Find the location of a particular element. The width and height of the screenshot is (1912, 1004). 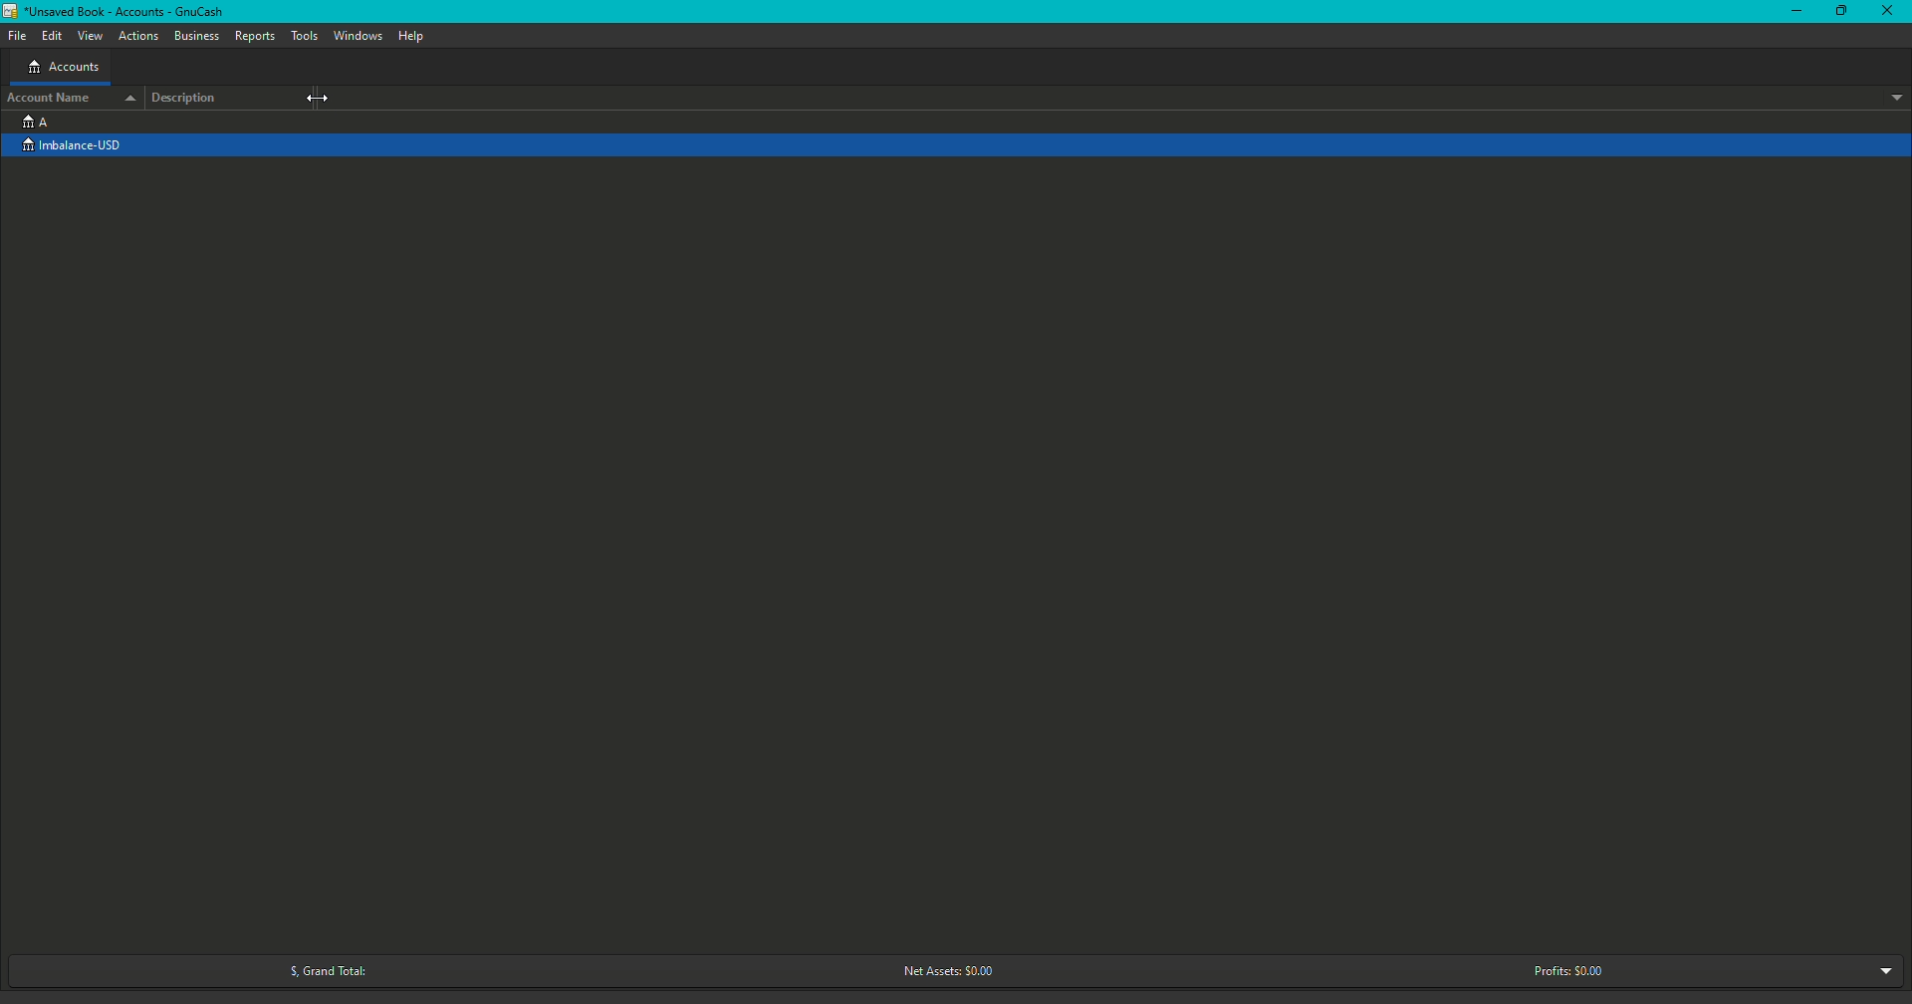

View is located at coordinates (92, 37).